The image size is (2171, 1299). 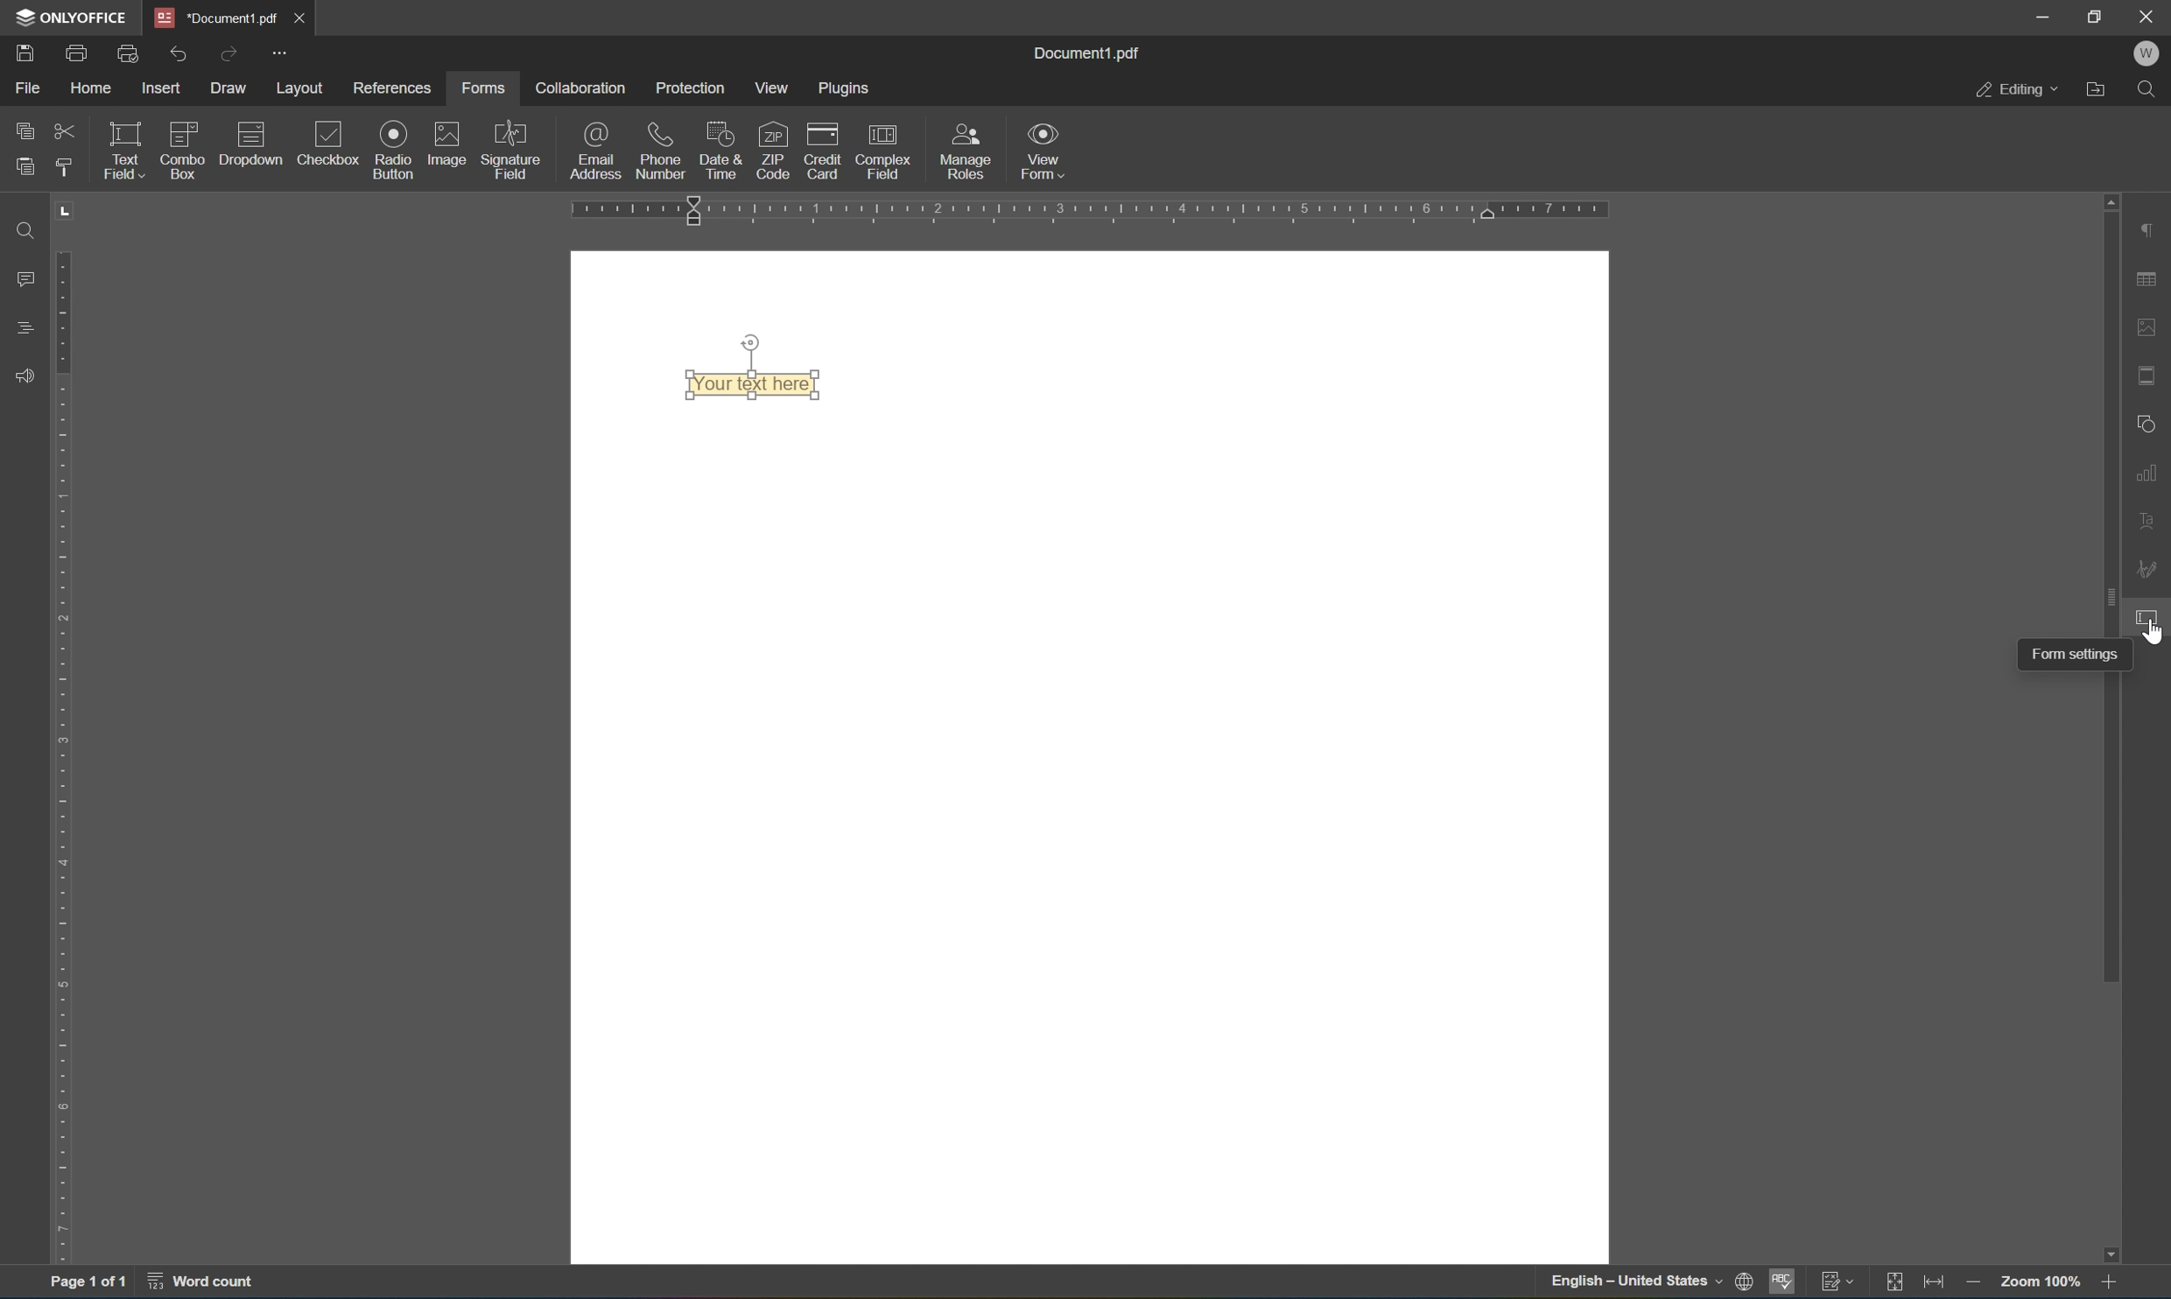 What do you see at coordinates (2115, 1250) in the screenshot?
I see `scroll down` at bounding box center [2115, 1250].